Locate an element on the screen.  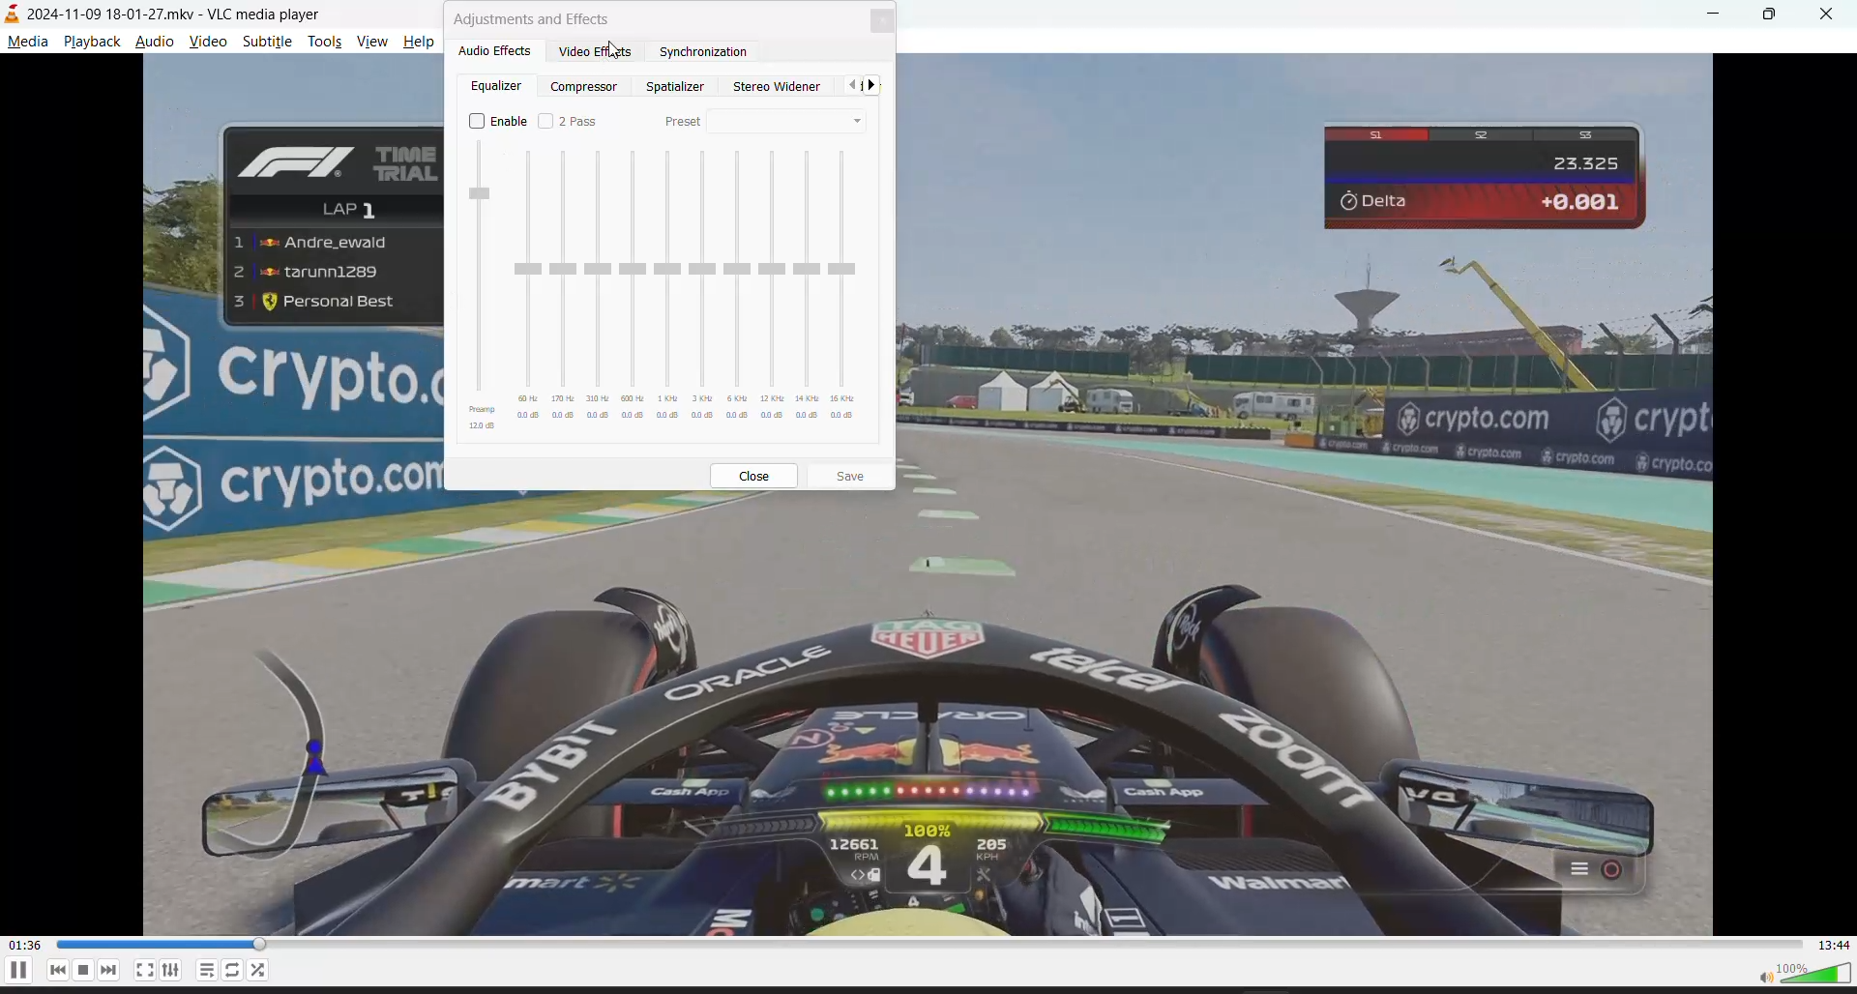
playback is located at coordinates (94, 42).